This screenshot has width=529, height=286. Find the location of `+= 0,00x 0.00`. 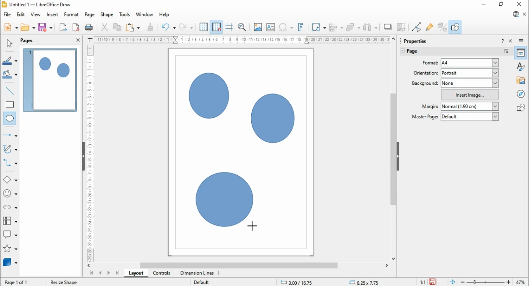

+= 0,00x 0.00 is located at coordinates (366, 282).